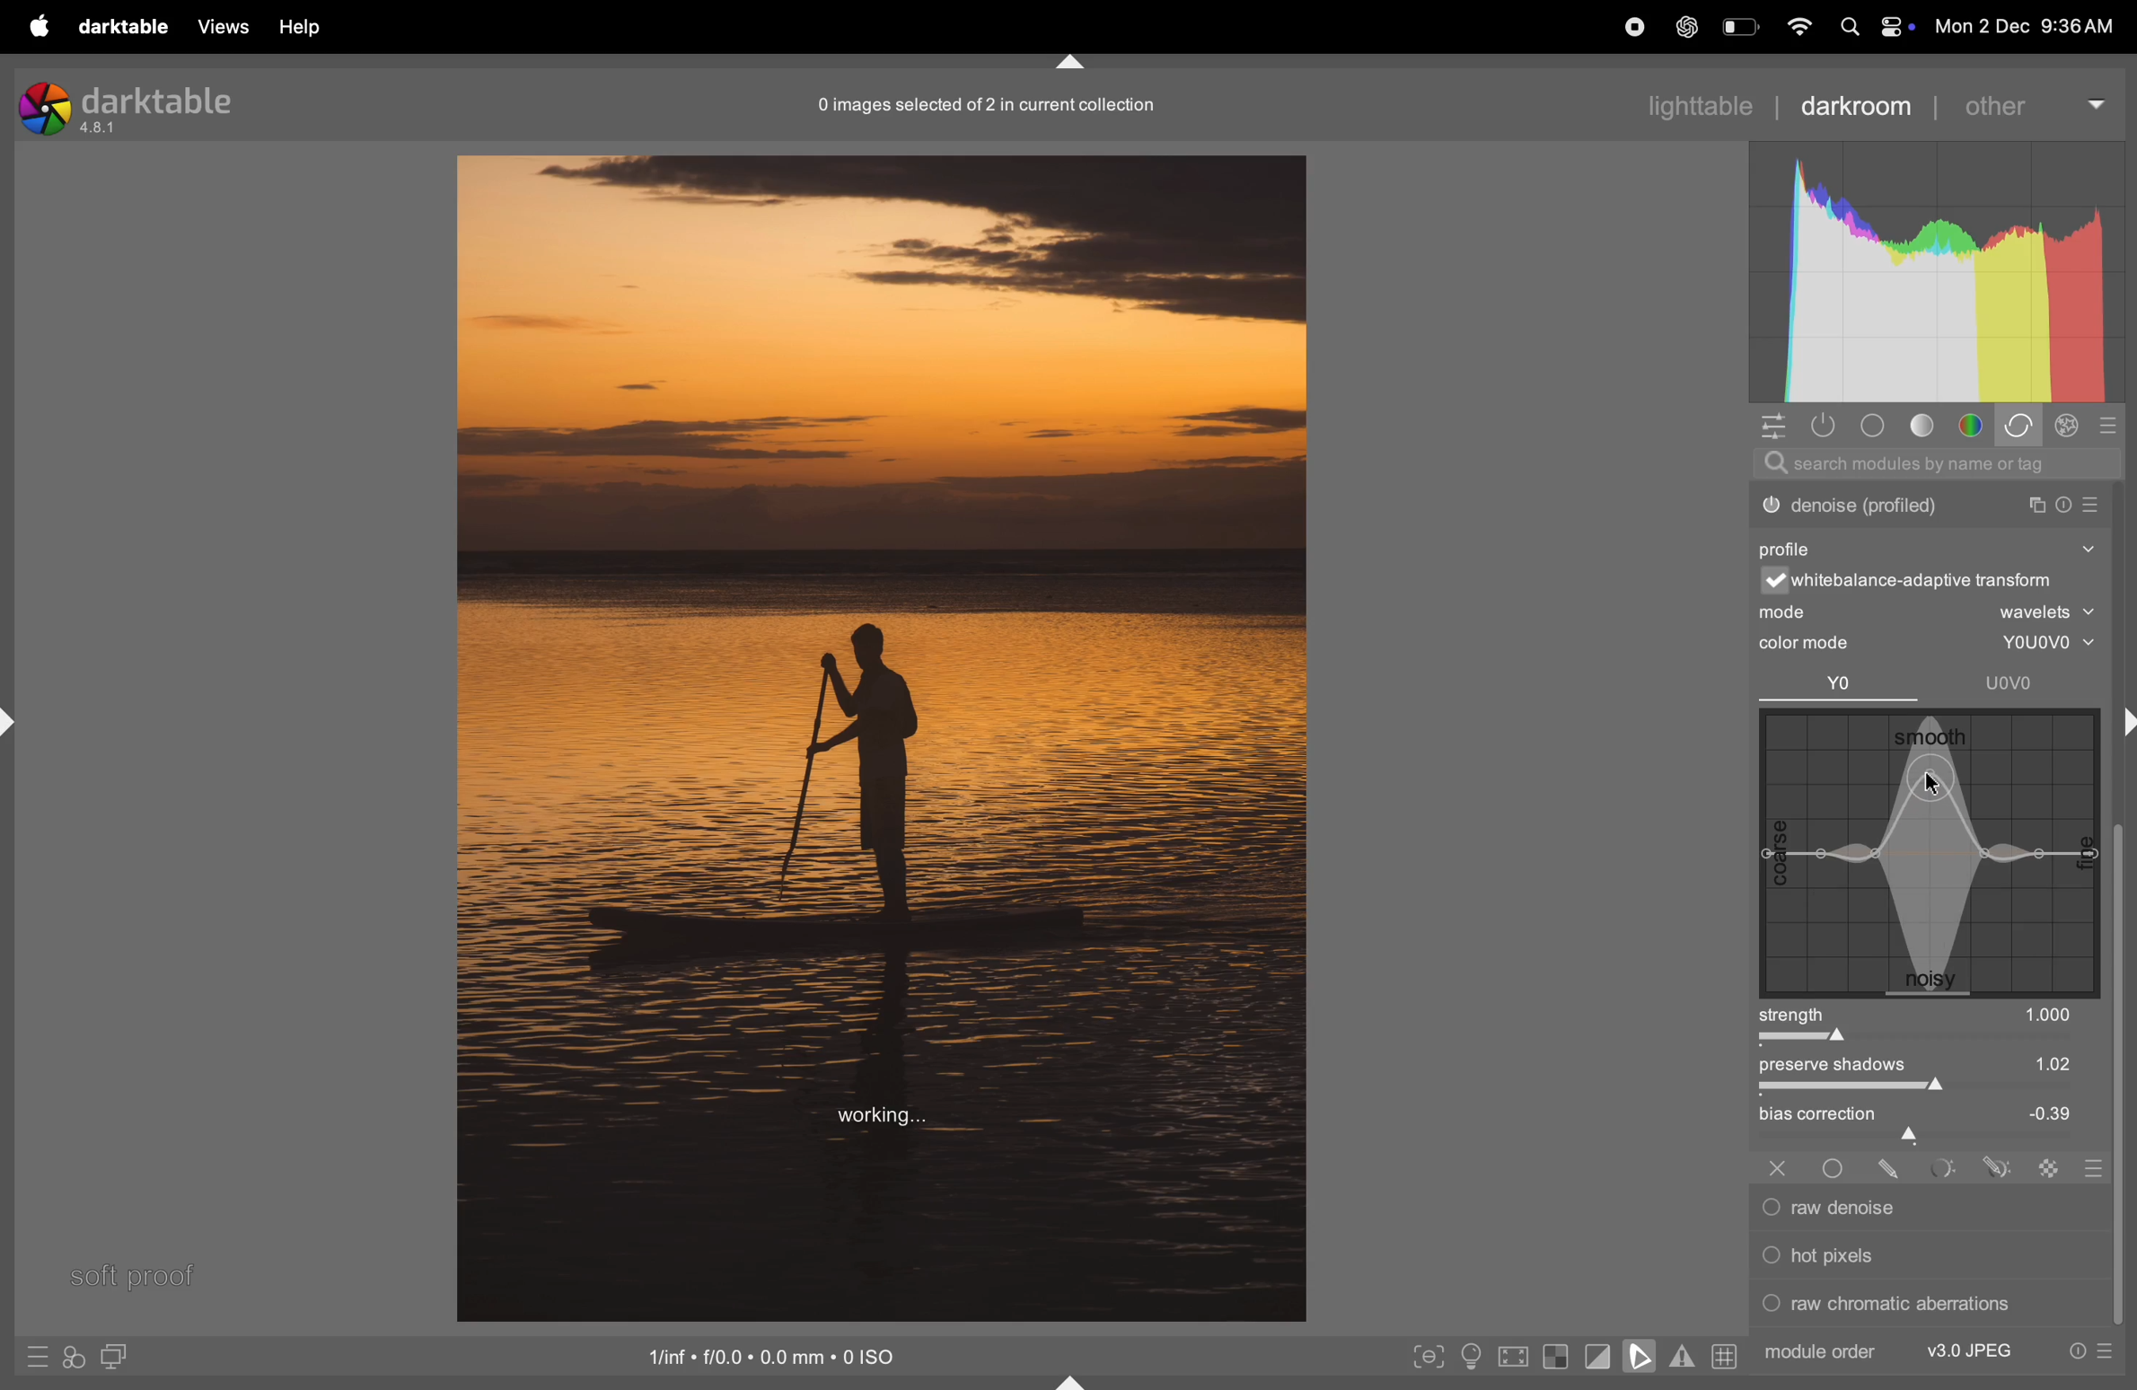 This screenshot has height=1390, width=2137. What do you see at coordinates (1994, 1166) in the screenshot?
I see `sign` at bounding box center [1994, 1166].